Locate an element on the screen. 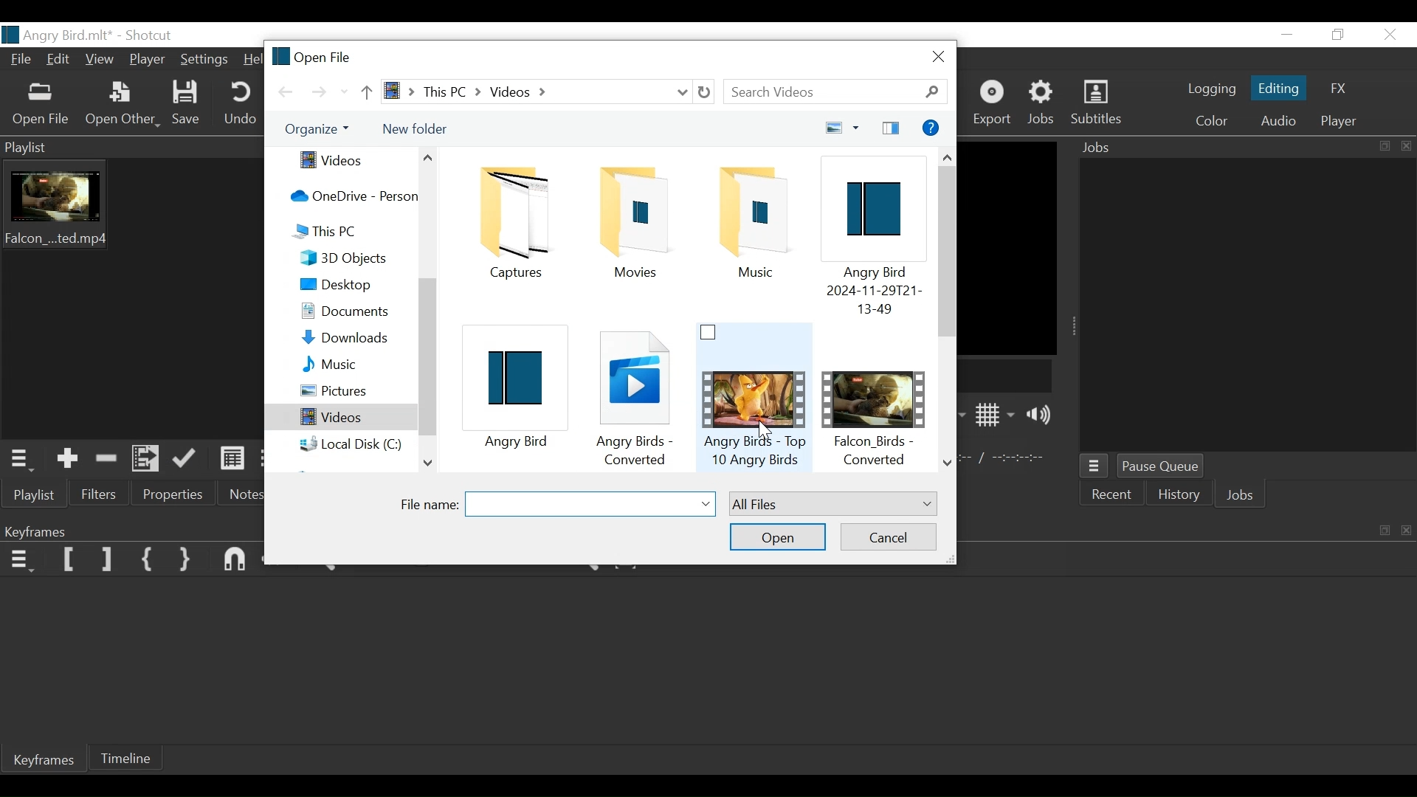 Image resolution: width=1417 pixels, height=797 pixels. Pictures is located at coordinates (351, 391).